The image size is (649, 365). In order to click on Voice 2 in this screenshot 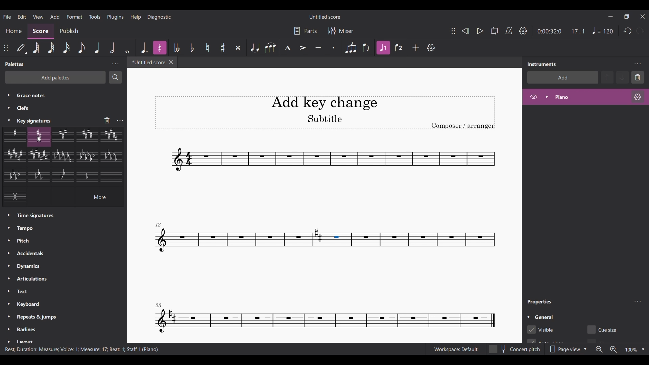, I will do `click(399, 48)`.